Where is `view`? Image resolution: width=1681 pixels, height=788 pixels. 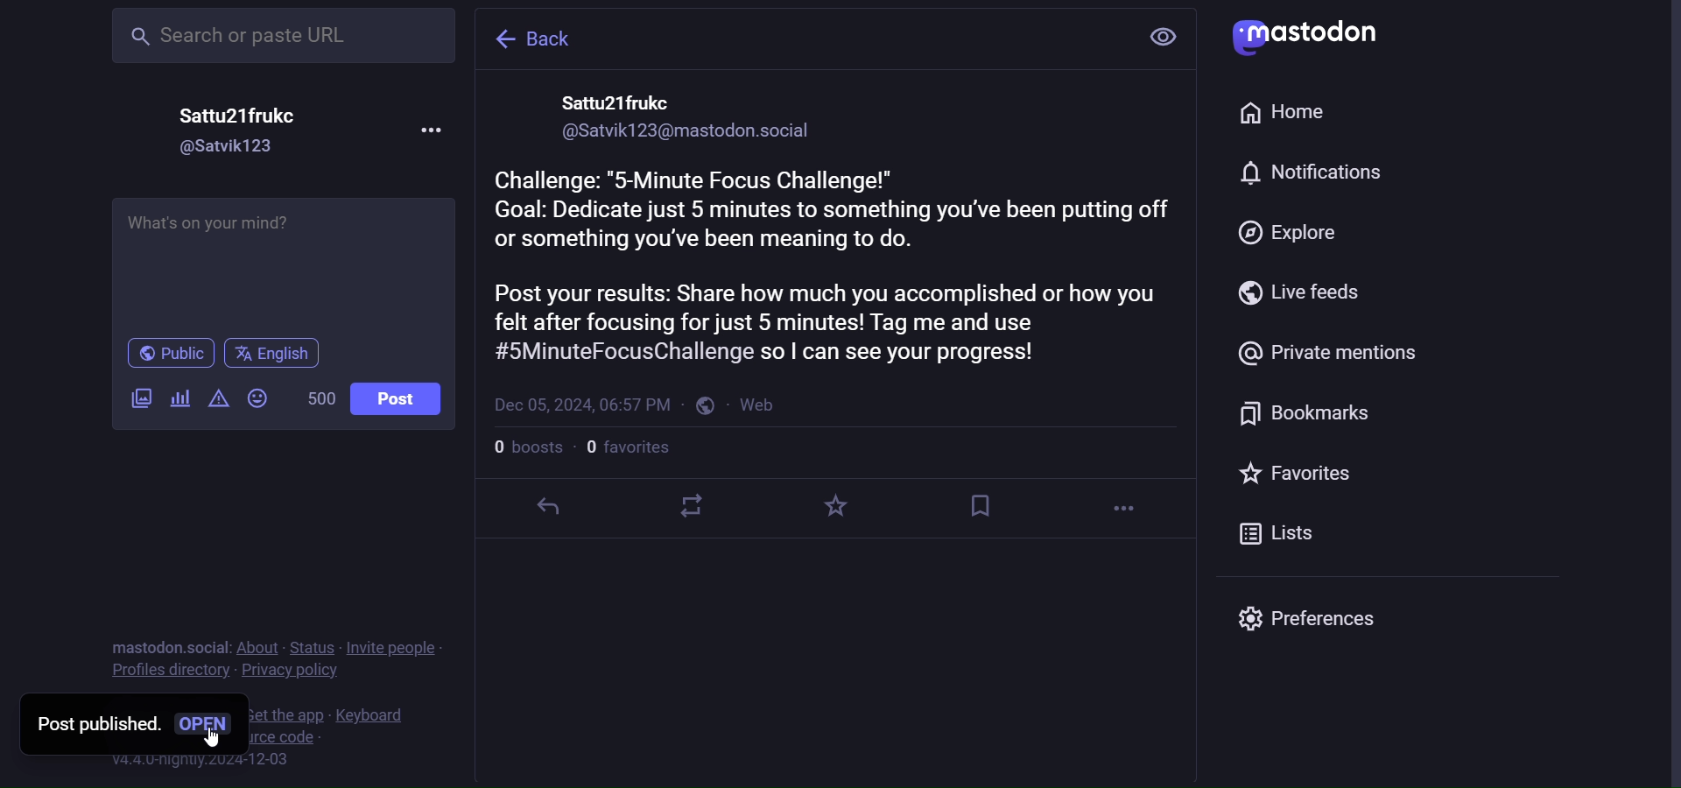
view is located at coordinates (1167, 34).